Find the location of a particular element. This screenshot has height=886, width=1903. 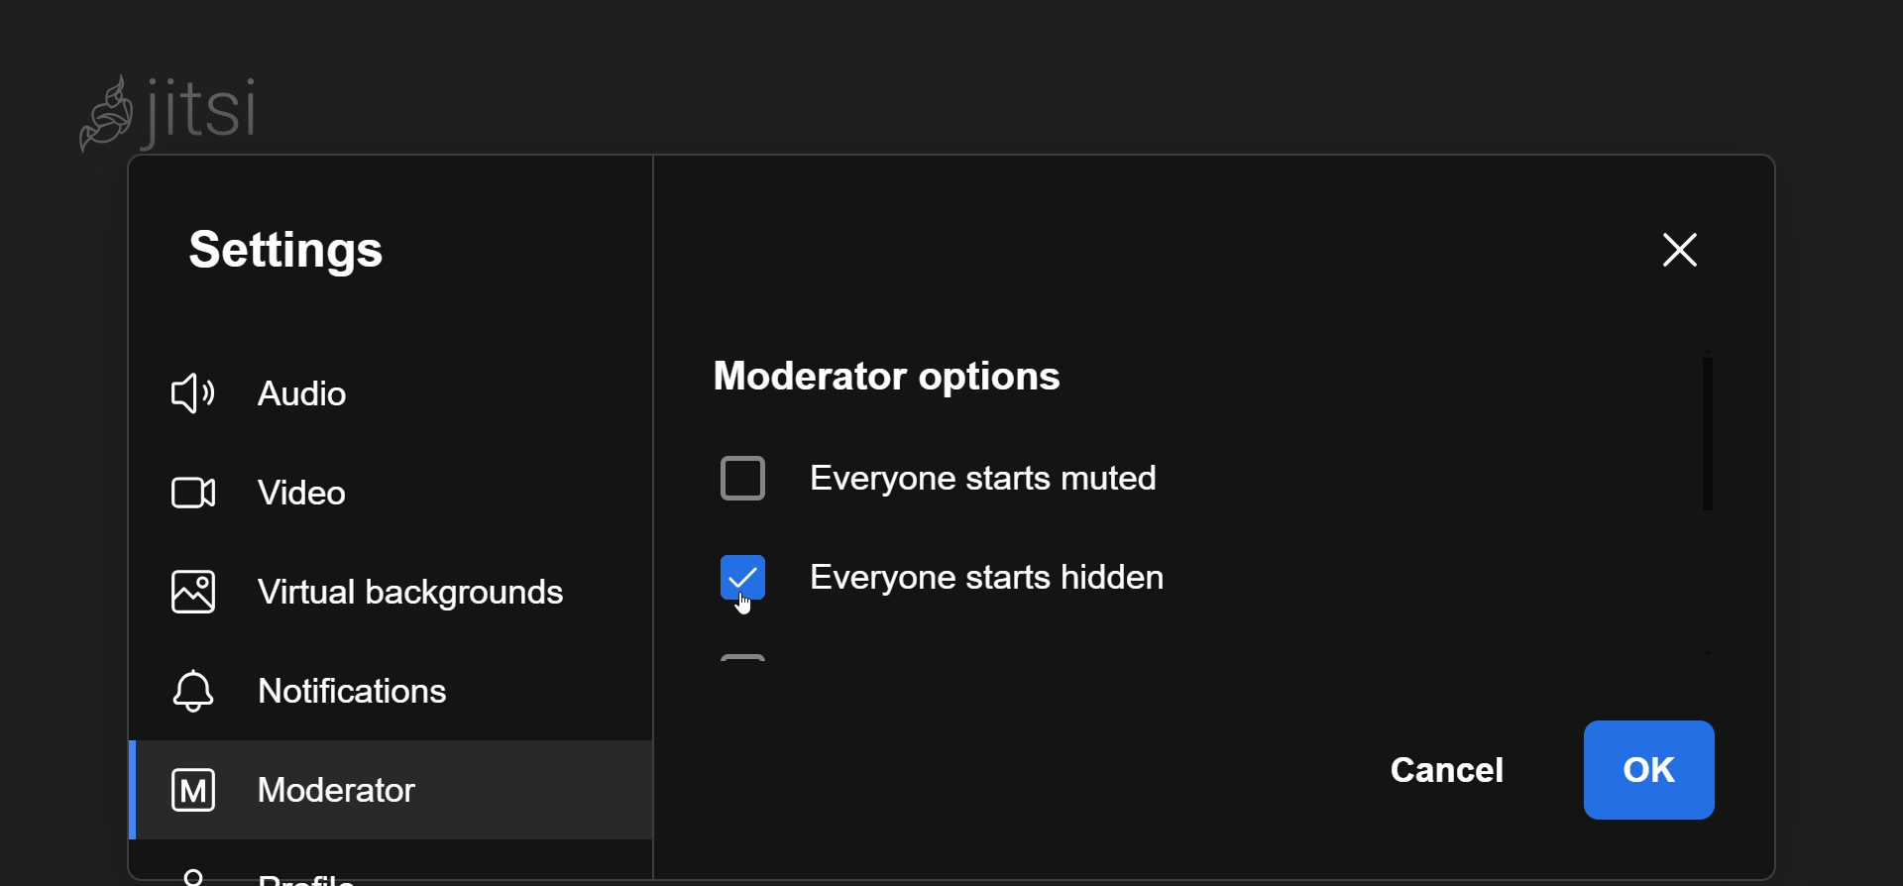

moderator option is located at coordinates (905, 372).